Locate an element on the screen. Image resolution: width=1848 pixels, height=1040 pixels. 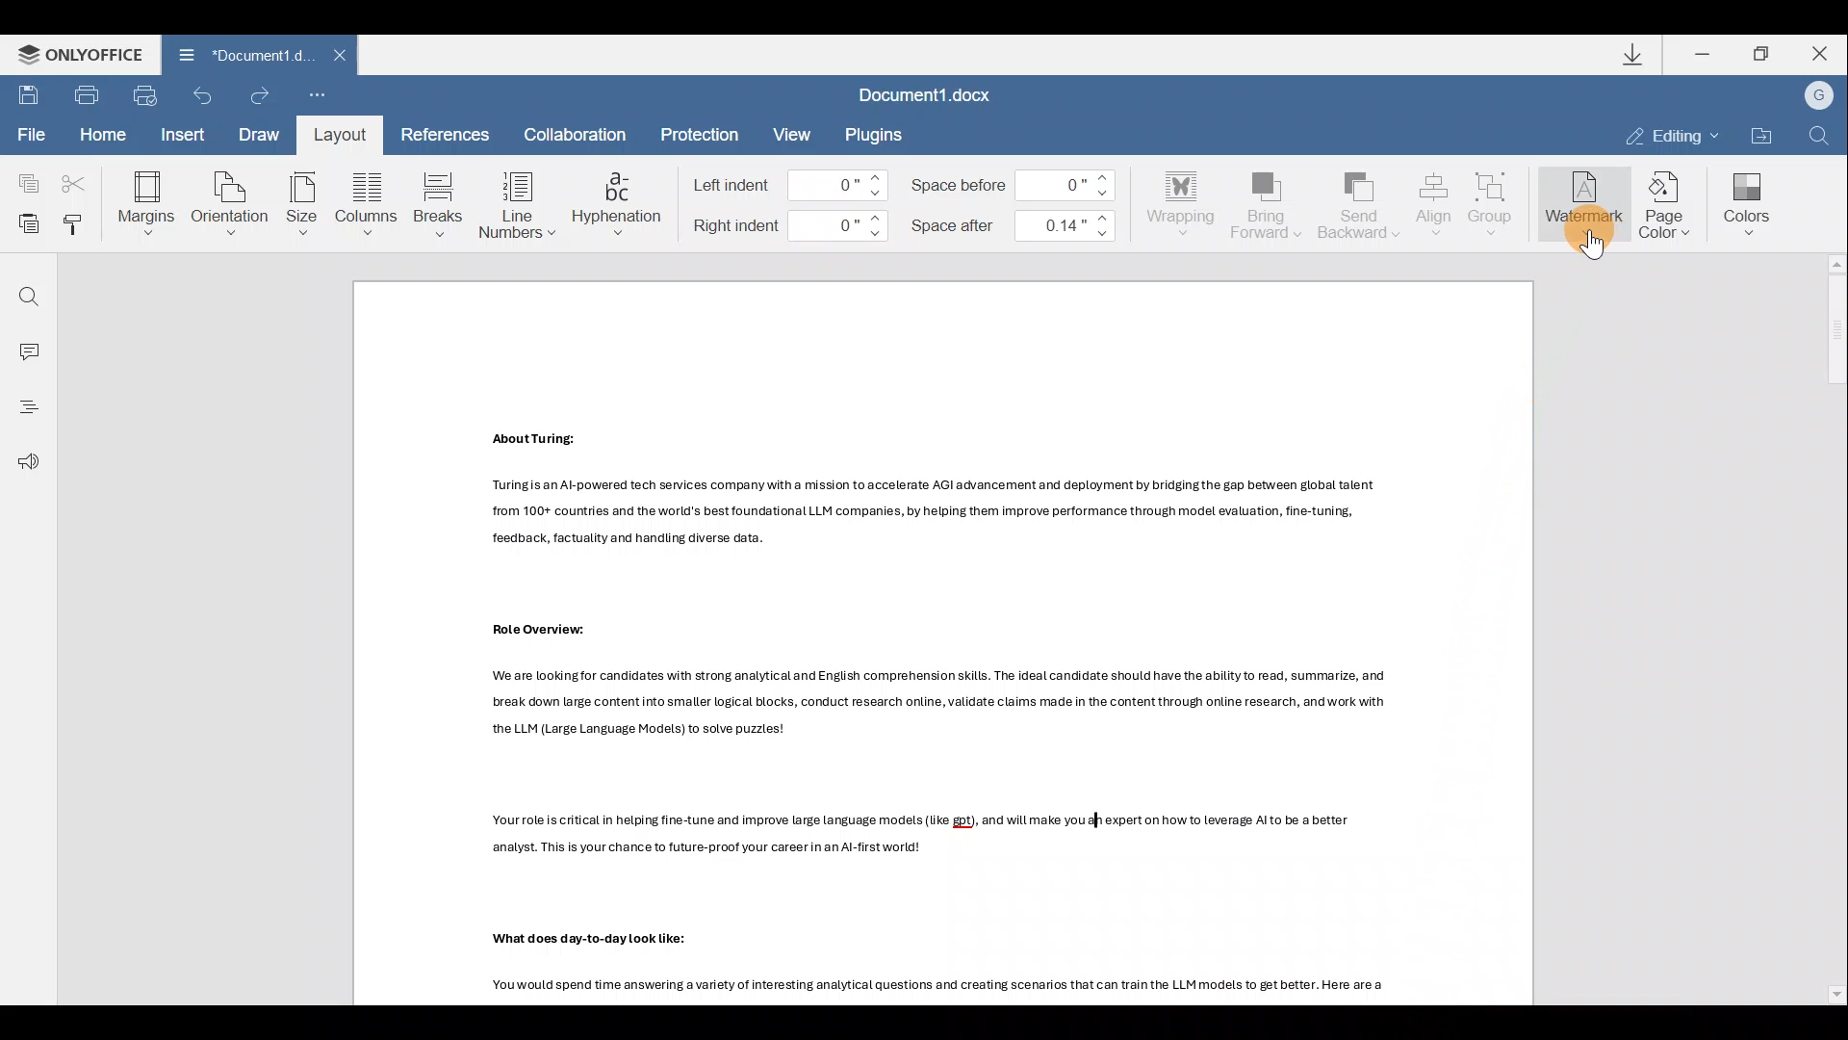
Document1 is located at coordinates (238, 53).